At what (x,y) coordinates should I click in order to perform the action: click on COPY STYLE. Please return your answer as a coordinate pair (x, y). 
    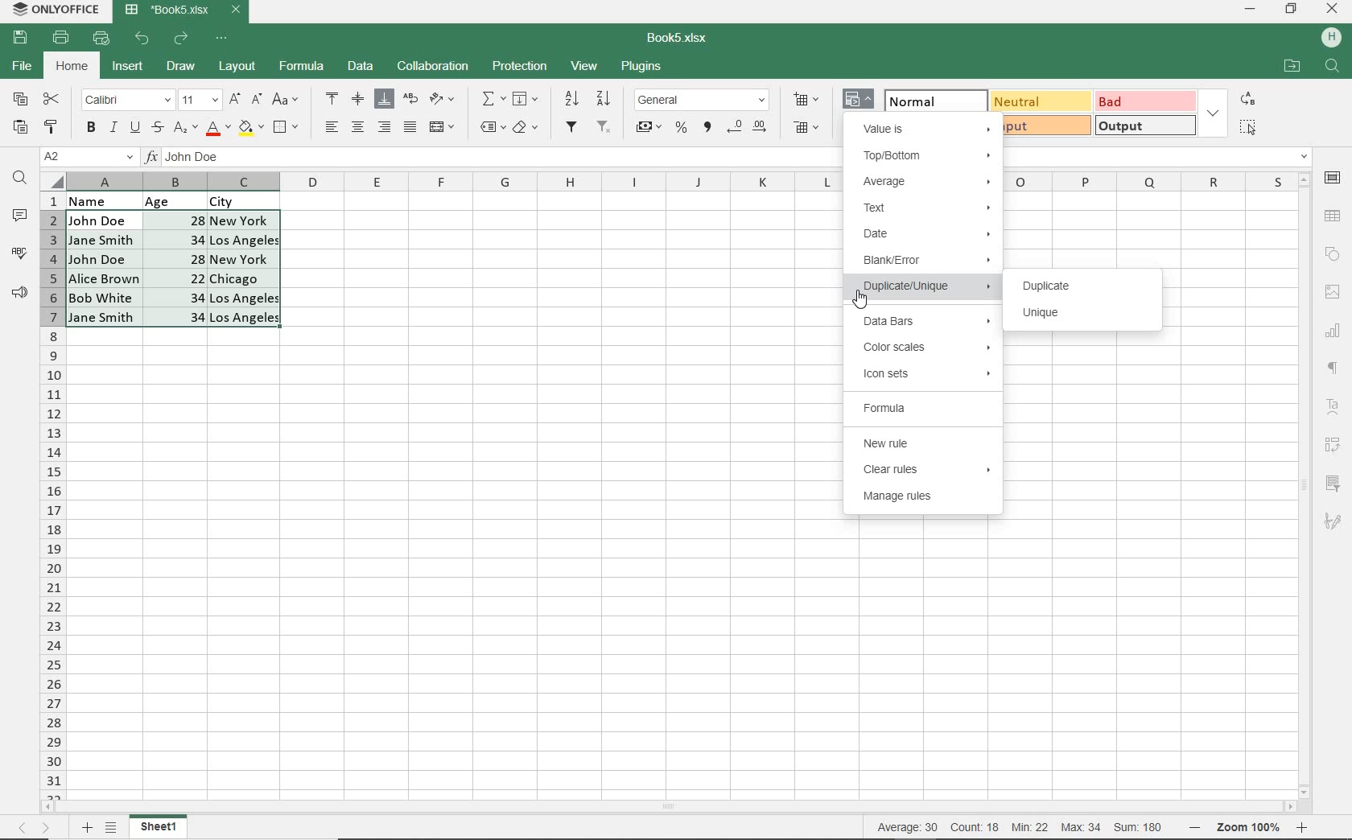
    Looking at the image, I should click on (52, 125).